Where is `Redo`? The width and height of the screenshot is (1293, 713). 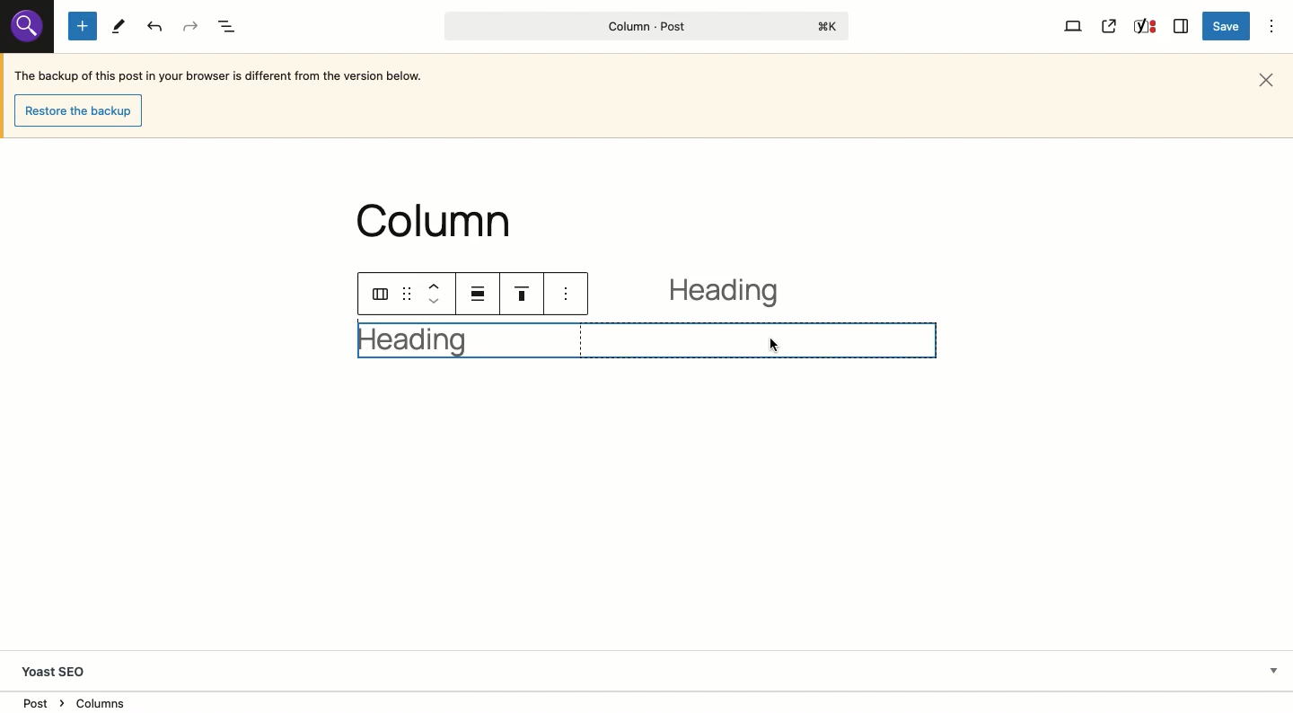 Redo is located at coordinates (191, 27).